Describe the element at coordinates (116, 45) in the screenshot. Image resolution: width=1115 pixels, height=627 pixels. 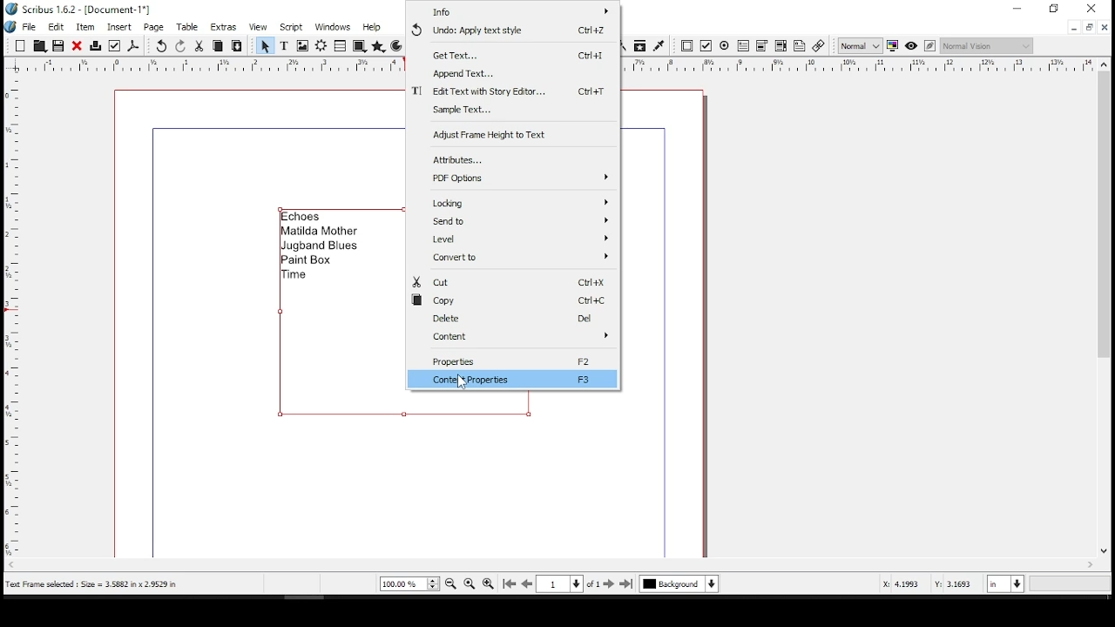
I see `preflight verifier` at that location.